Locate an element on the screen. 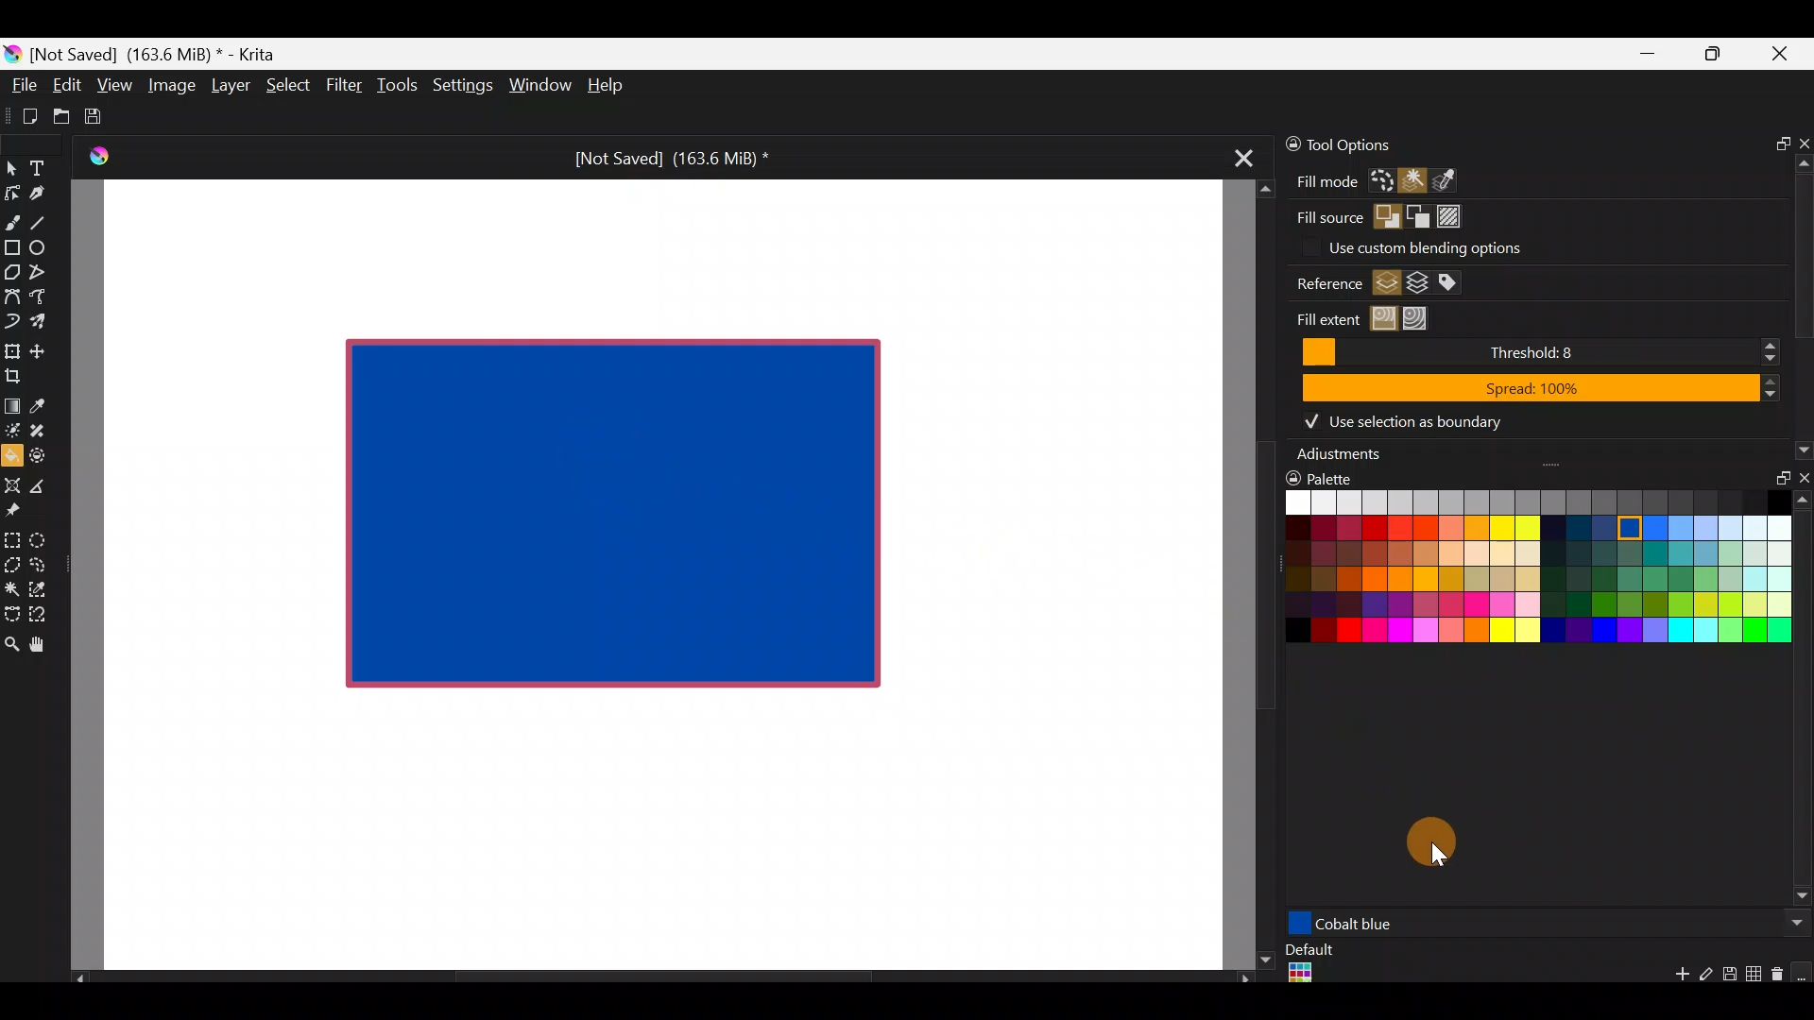 The width and height of the screenshot is (1814, 1020). Bezier curve tool is located at coordinates (11, 294).